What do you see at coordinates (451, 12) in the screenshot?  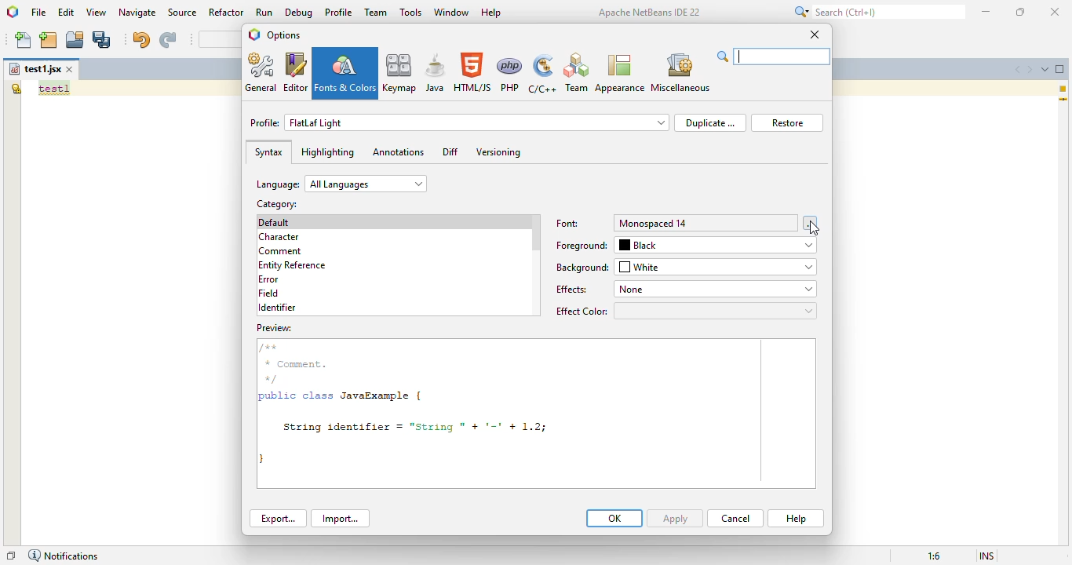 I see `window` at bounding box center [451, 12].